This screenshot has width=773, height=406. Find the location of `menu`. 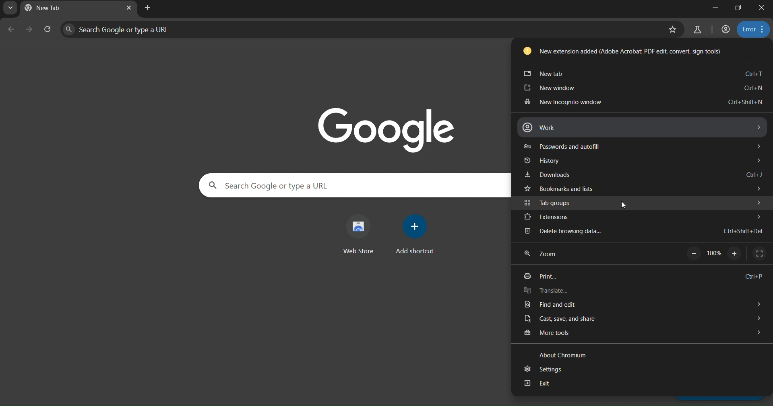

menu is located at coordinates (752, 29).